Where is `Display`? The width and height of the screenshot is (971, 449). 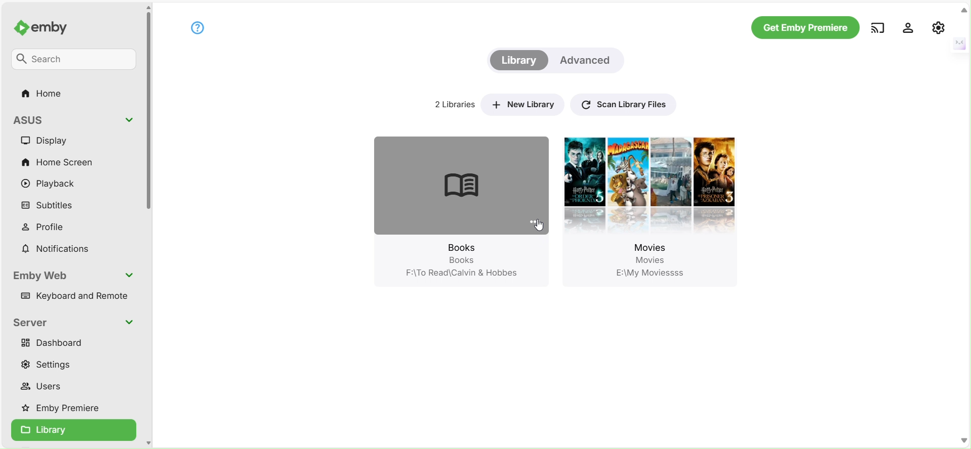
Display is located at coordinates (52, 141).